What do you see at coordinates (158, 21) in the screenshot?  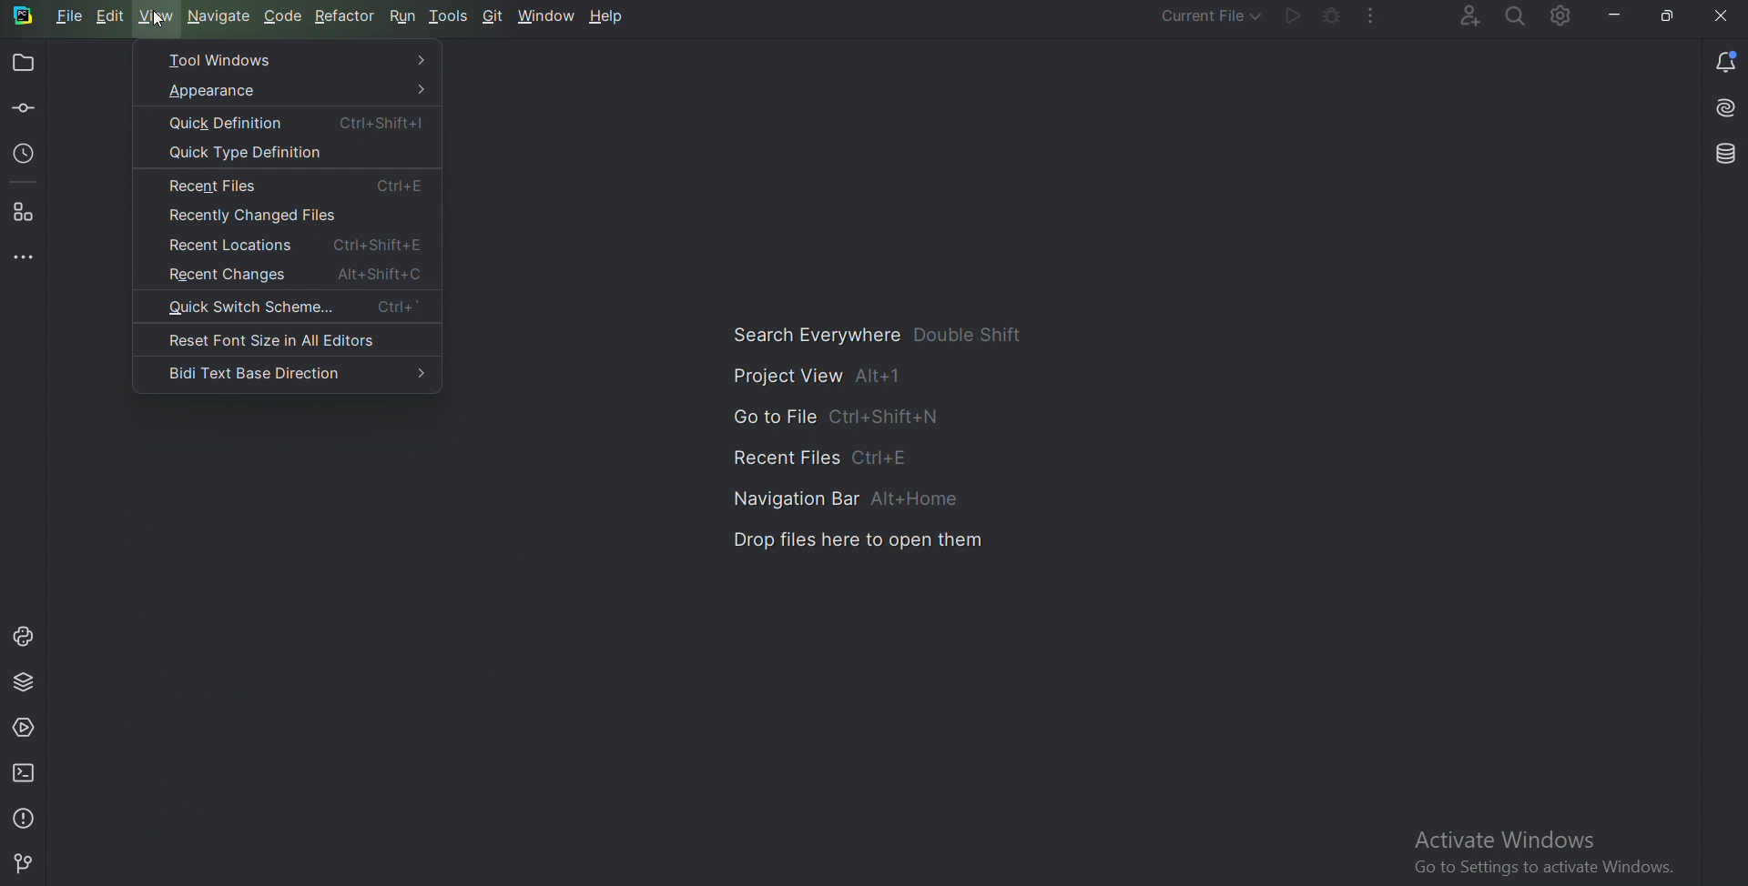 I see `Cursor` at bounding box center [158, 21].